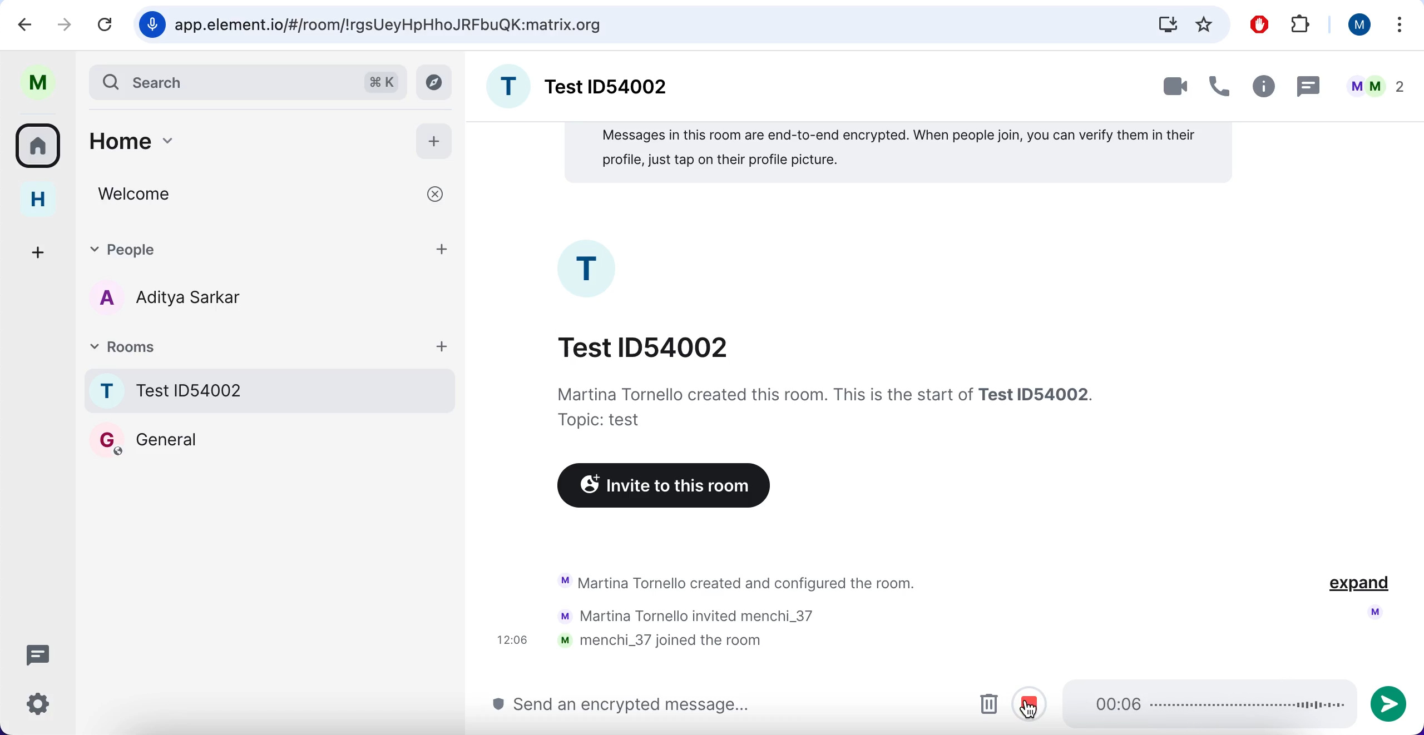 The image size is (1424, 735). I want to click on search, so click(219, 81).